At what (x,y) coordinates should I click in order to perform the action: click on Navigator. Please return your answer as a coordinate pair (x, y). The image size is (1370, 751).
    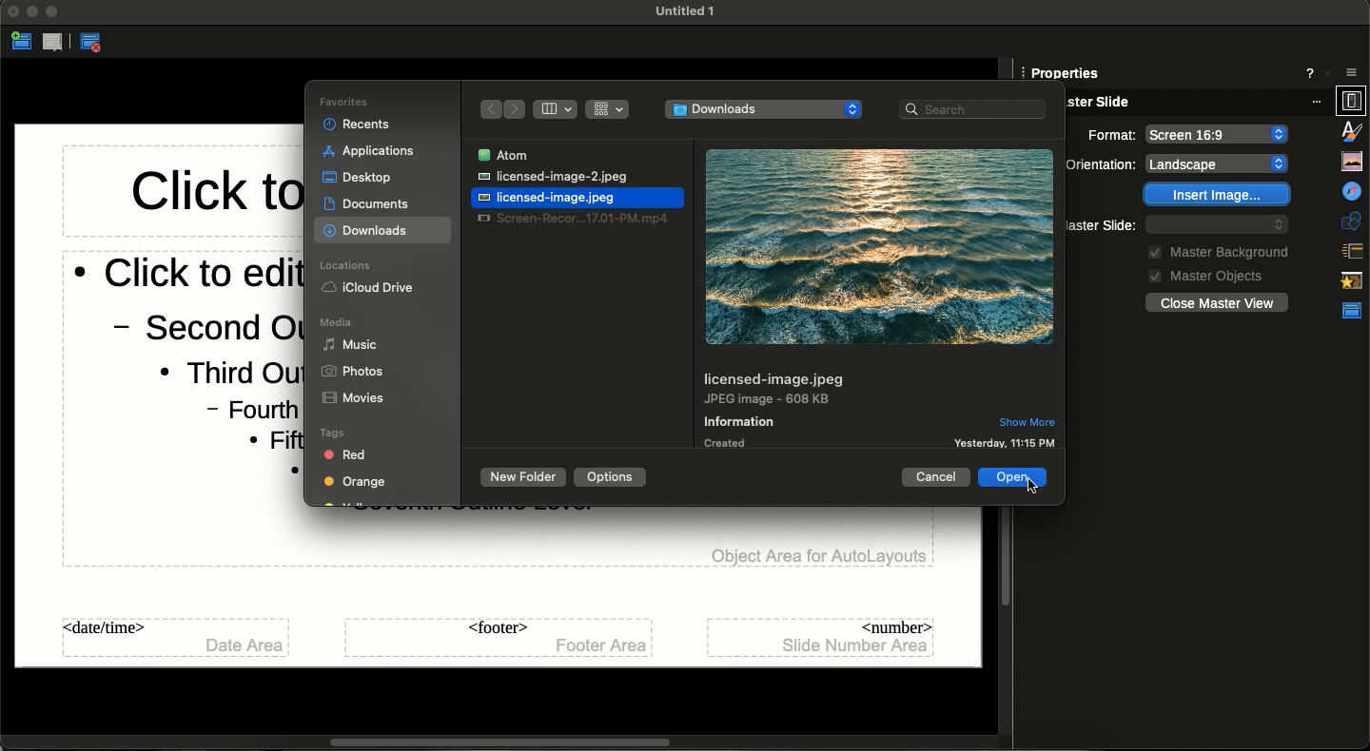
    Looking at the image, I should click on (1351, 159).